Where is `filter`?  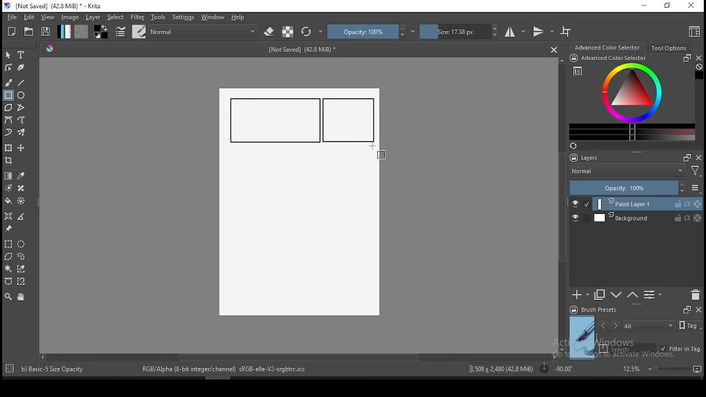
filter is located at coordinates (137, 17).